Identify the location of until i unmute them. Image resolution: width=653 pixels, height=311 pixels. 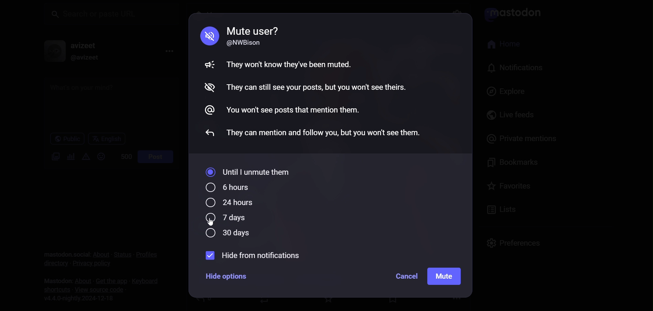
(252, 171).